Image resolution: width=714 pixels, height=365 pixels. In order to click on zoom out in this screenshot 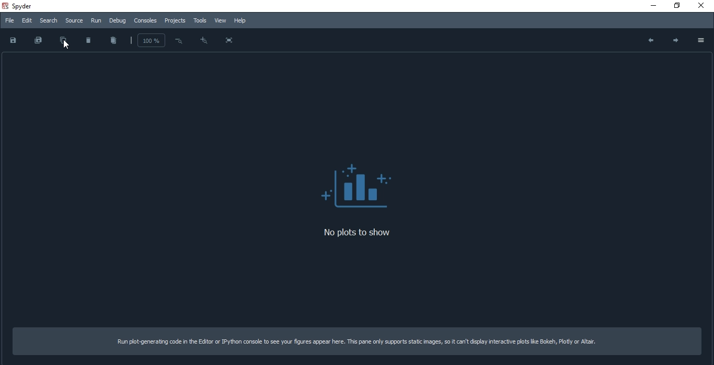, I will do `click(178, 40)`.